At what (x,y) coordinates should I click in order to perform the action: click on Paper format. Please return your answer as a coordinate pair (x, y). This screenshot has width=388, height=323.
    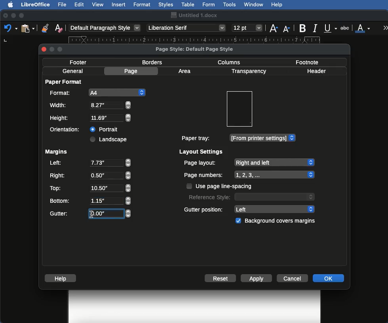
    Looking at the image, I should click on (64, 81).